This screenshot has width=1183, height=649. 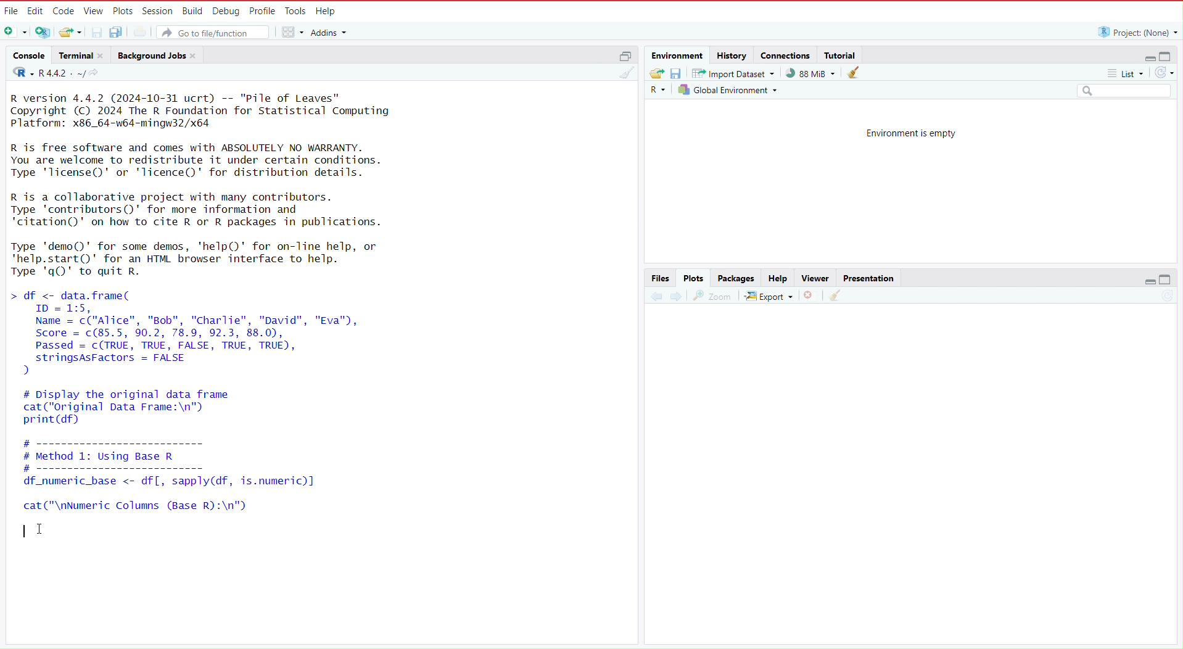 What do you see at coordinates (785, 54) in the screenshot?
I see `connections` at bounding box center [785, 54].